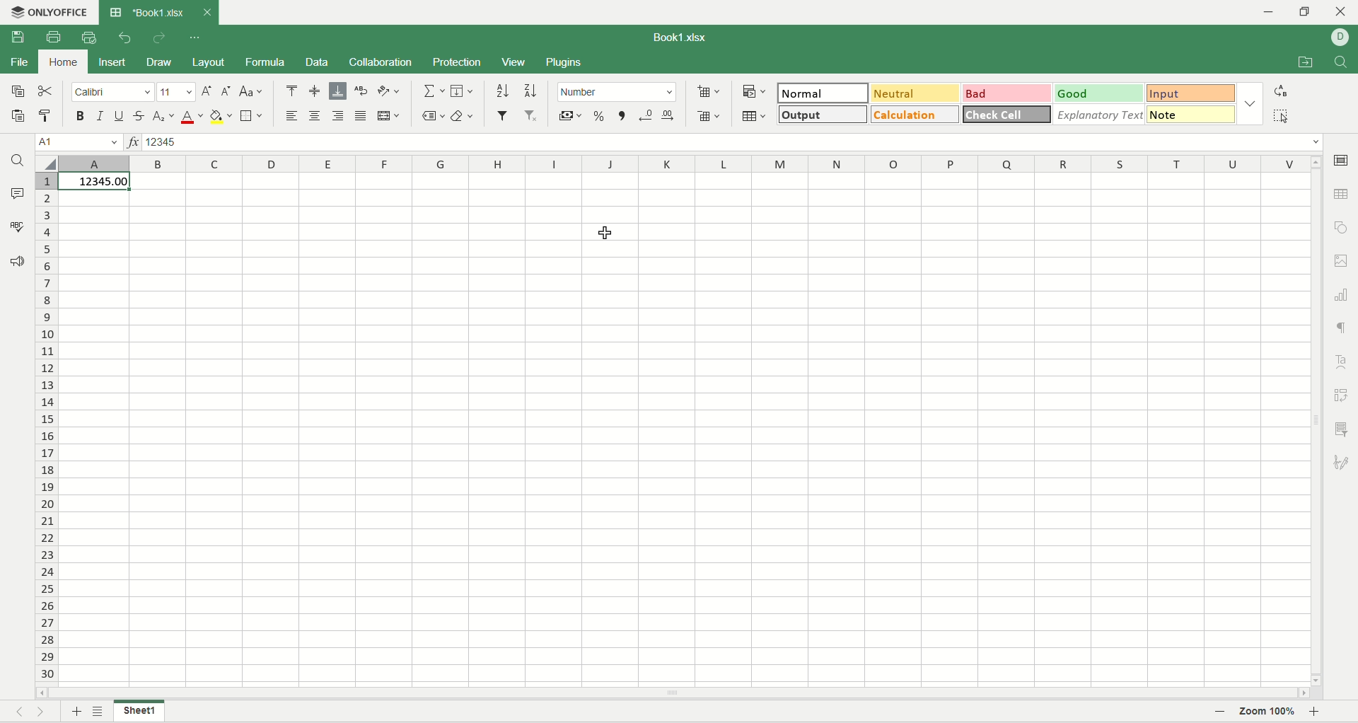  What do you see at coordinates (221, 117) in the screenshot?
I see `background color` at bounding box center [221, 117].